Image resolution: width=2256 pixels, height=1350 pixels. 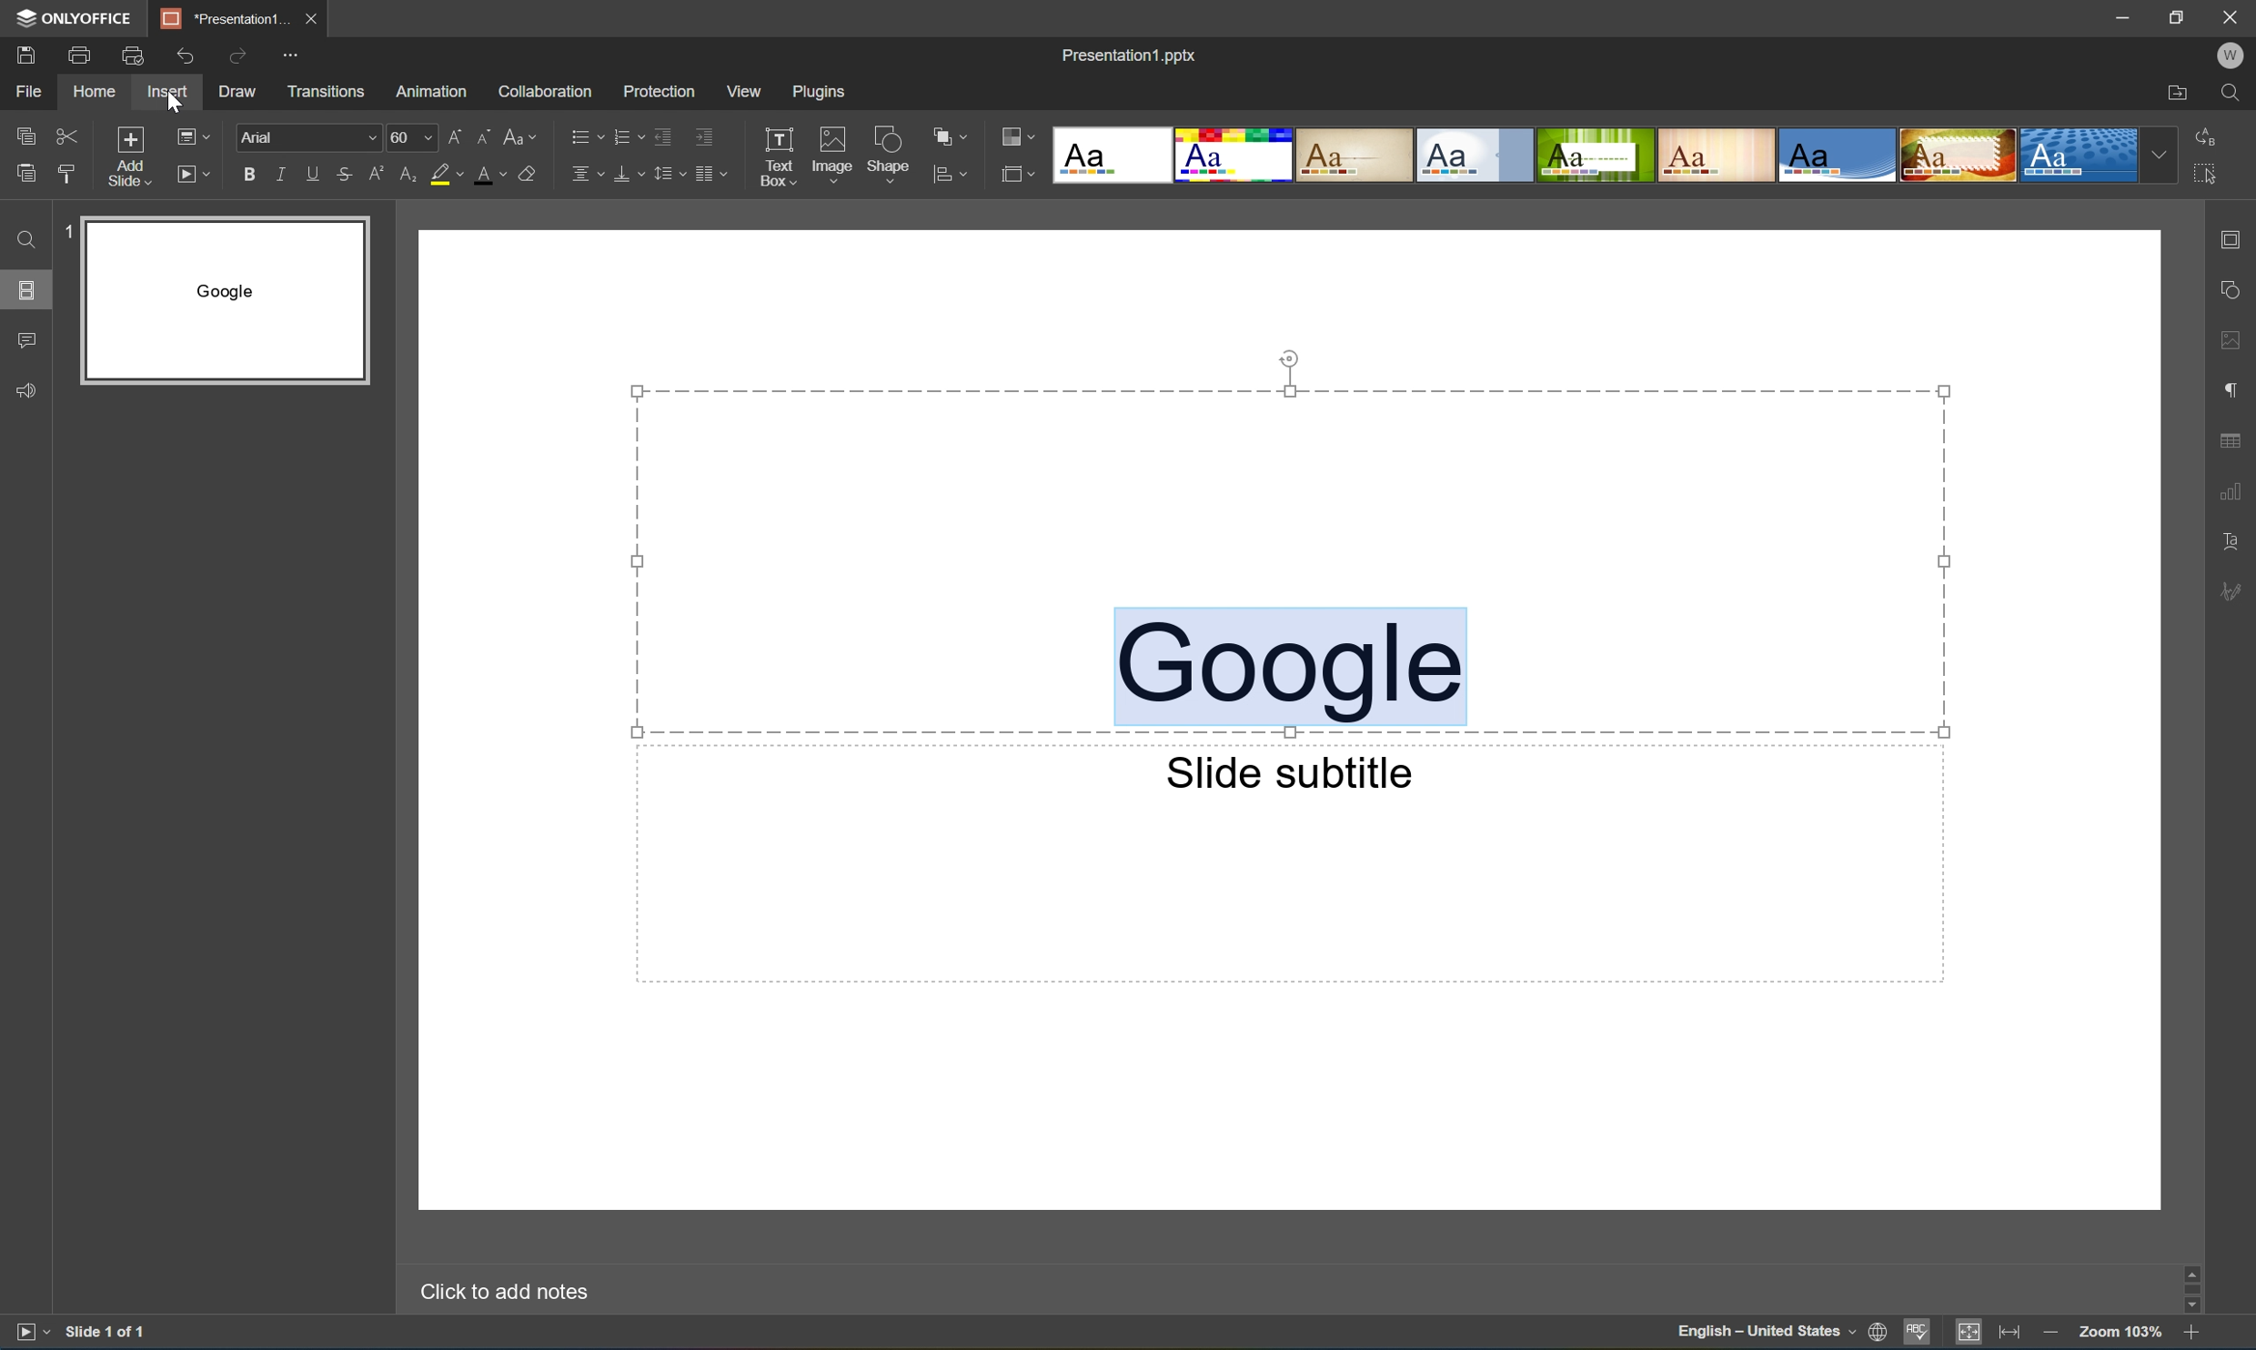 What do you see at coordinates (171, 90) in the screenshot?
I see `Insert` at bounding box center [171, 90].